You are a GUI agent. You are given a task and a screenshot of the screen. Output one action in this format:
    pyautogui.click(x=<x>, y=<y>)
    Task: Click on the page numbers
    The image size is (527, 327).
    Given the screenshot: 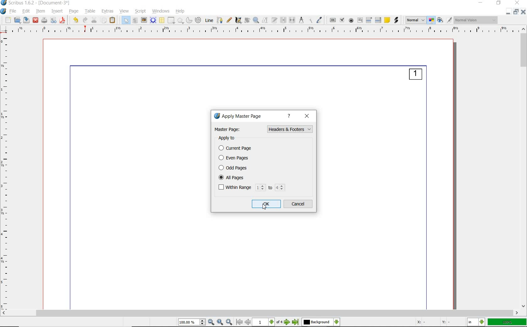 What is the action you would take?
    pyautogui.click(x=290, y=147)
    